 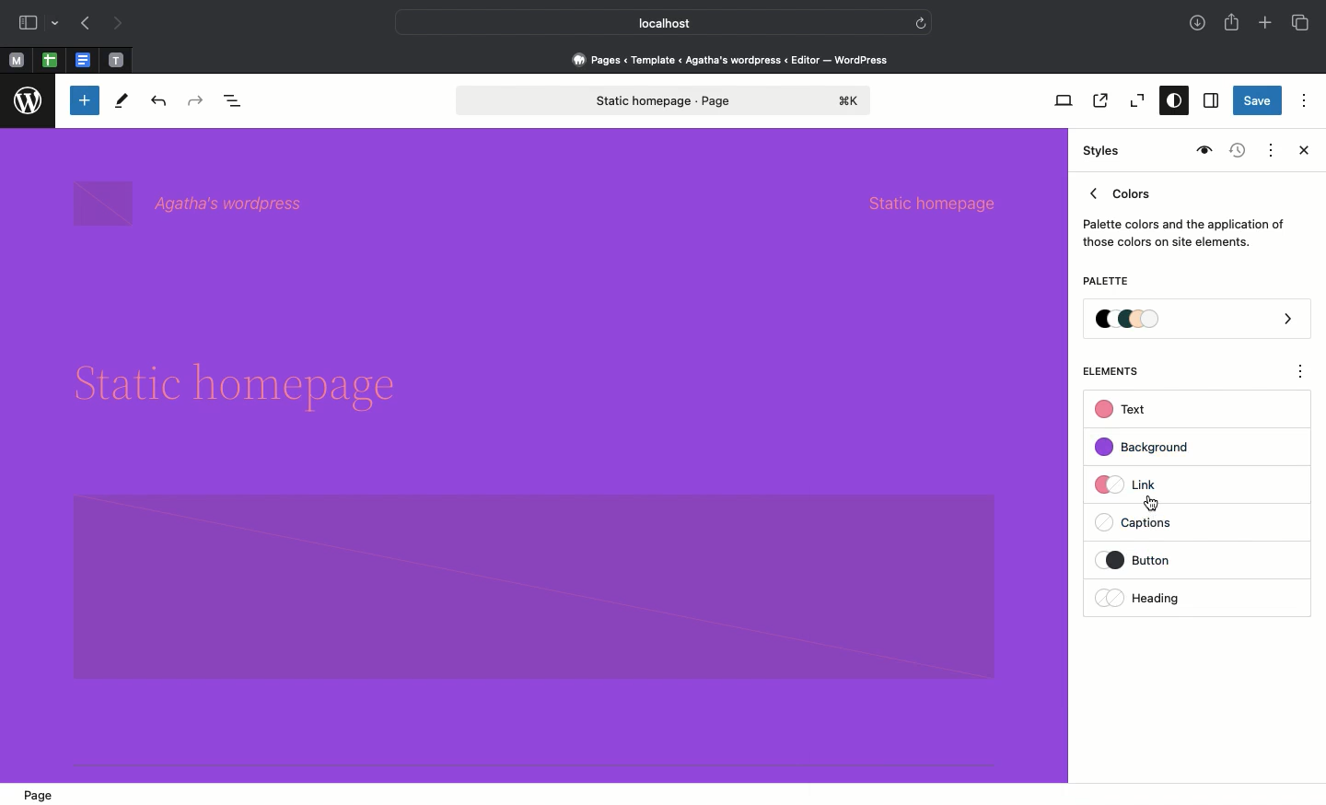 What do you see at coordinates (1202, 151) in the screenshot?
I see `Style book` at bounding box center [1202, 151].